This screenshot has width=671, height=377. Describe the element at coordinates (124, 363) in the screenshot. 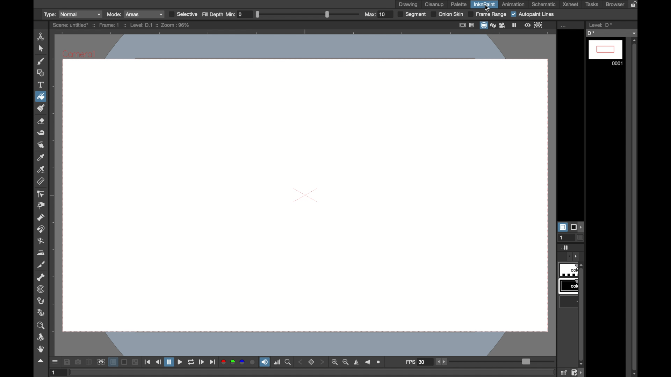

I see `screen` at that location.